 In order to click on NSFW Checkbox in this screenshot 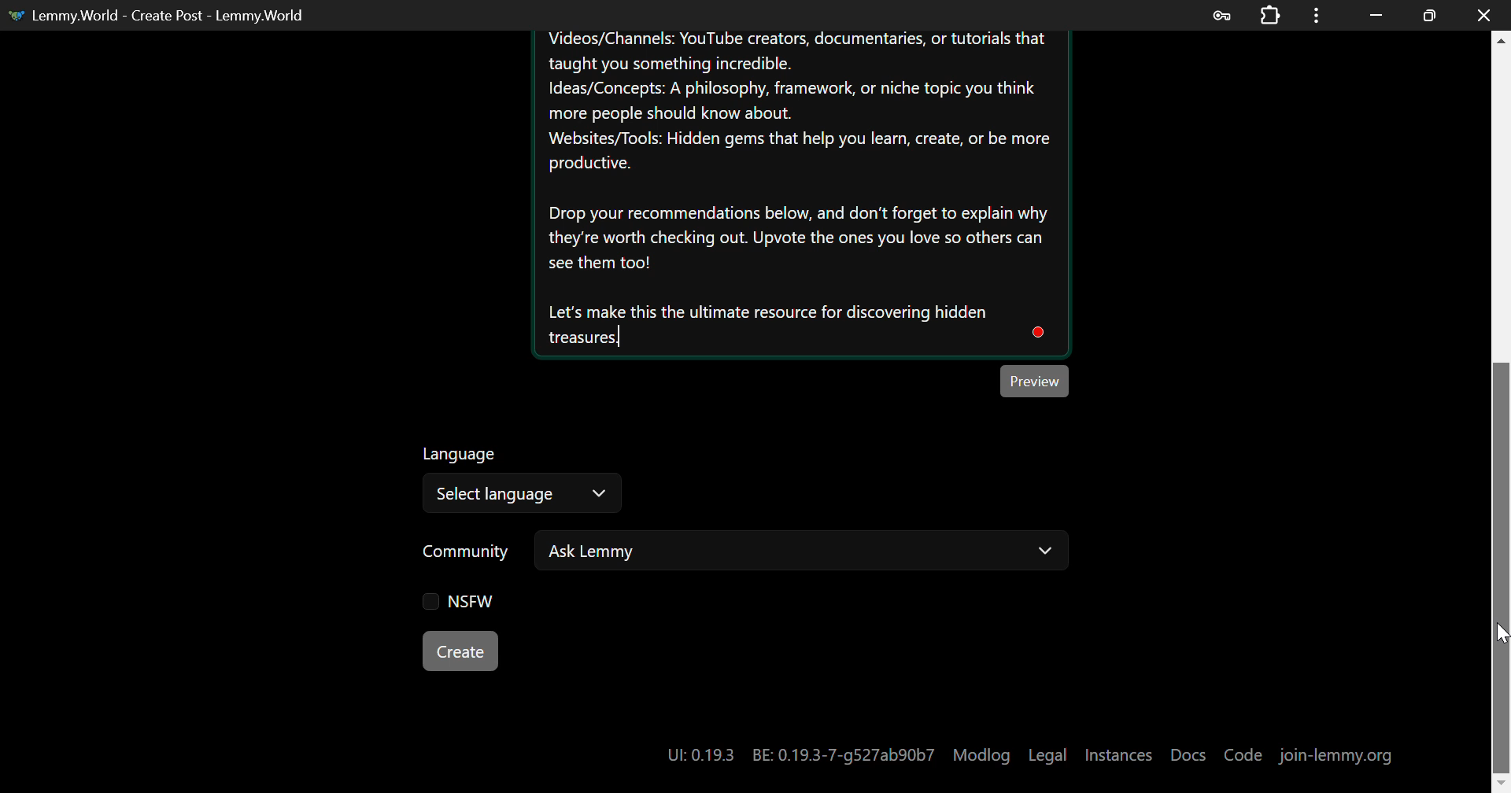, I will do `click(452, 602)`.